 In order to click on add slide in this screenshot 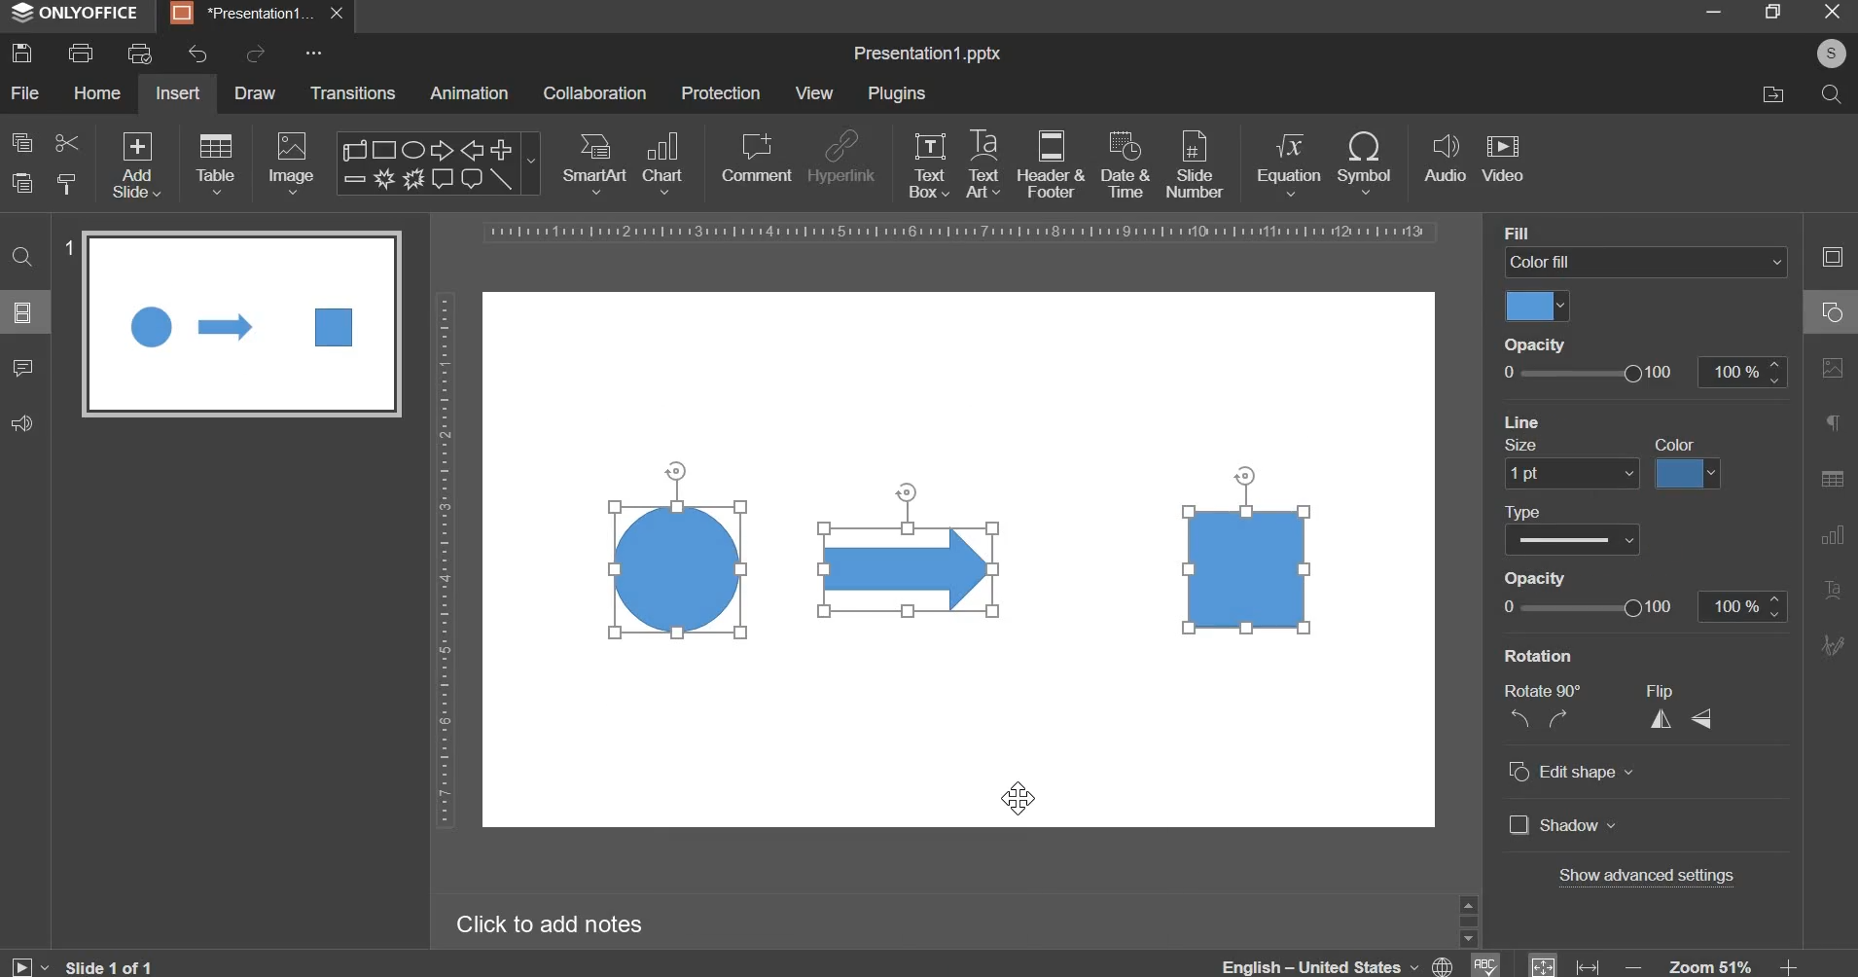, I will do `click(137, 166)`.